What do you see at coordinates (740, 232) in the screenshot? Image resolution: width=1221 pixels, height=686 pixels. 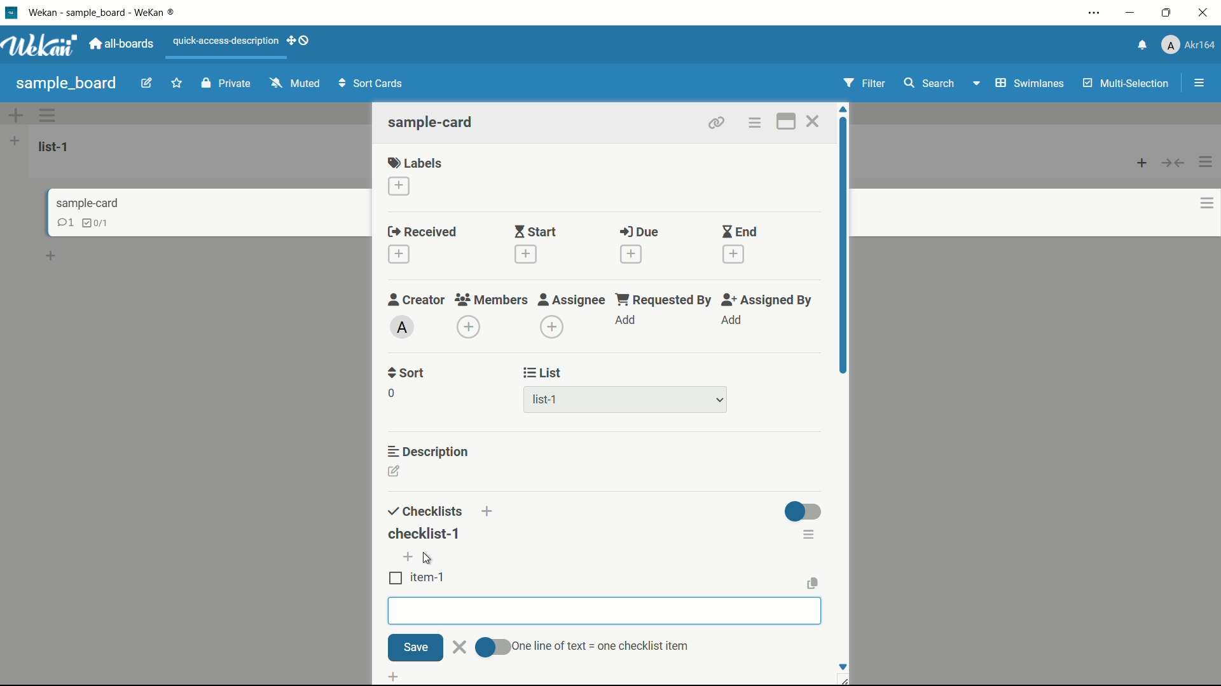 I see `end` at bounding box center [740, 232].